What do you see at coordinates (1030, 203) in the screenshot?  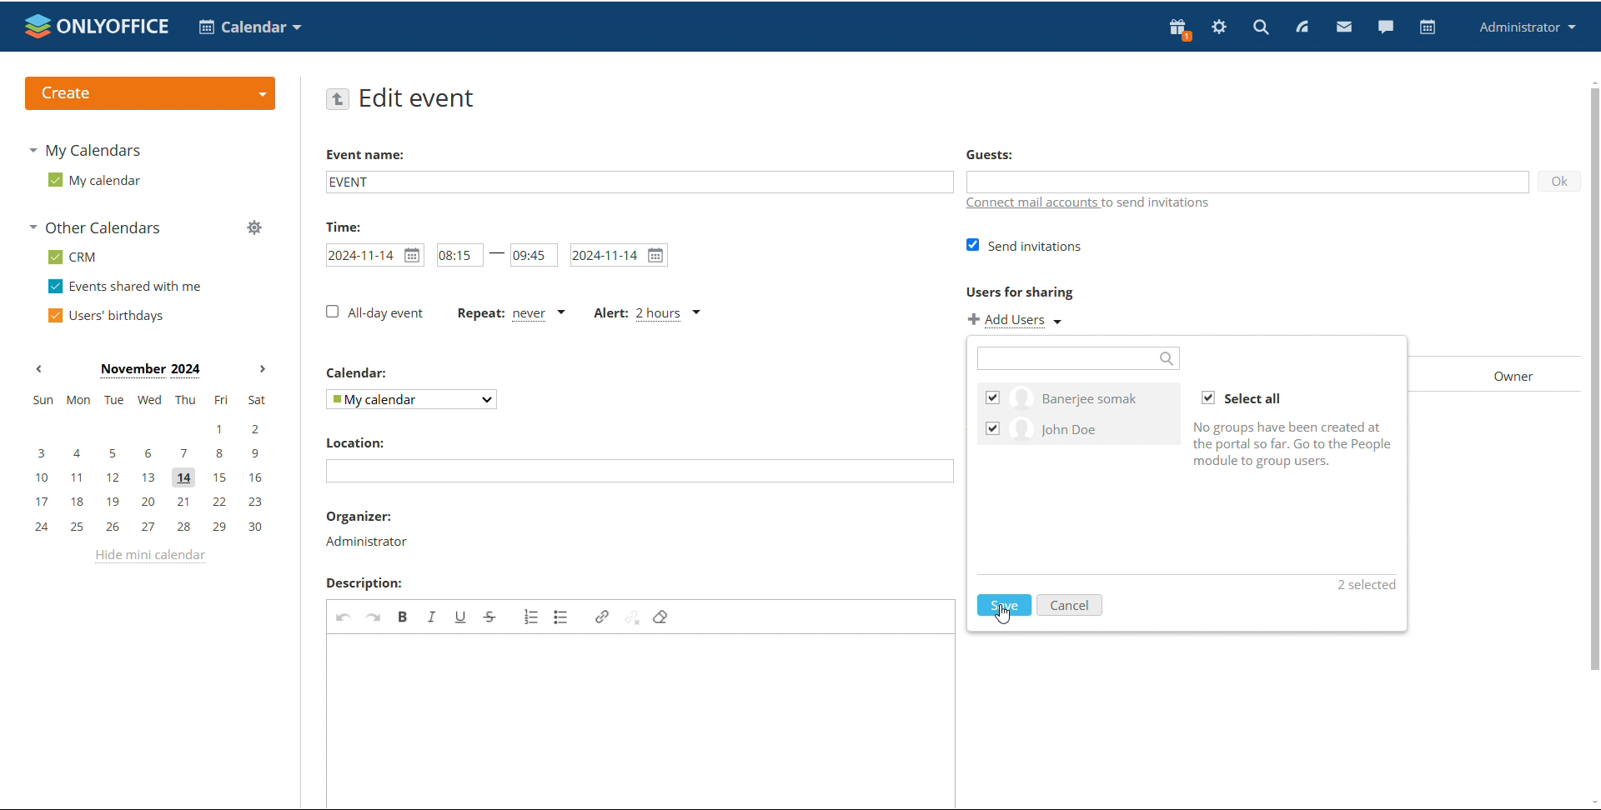 I see `connect mail accounts` at bounding box center [1030, 203].